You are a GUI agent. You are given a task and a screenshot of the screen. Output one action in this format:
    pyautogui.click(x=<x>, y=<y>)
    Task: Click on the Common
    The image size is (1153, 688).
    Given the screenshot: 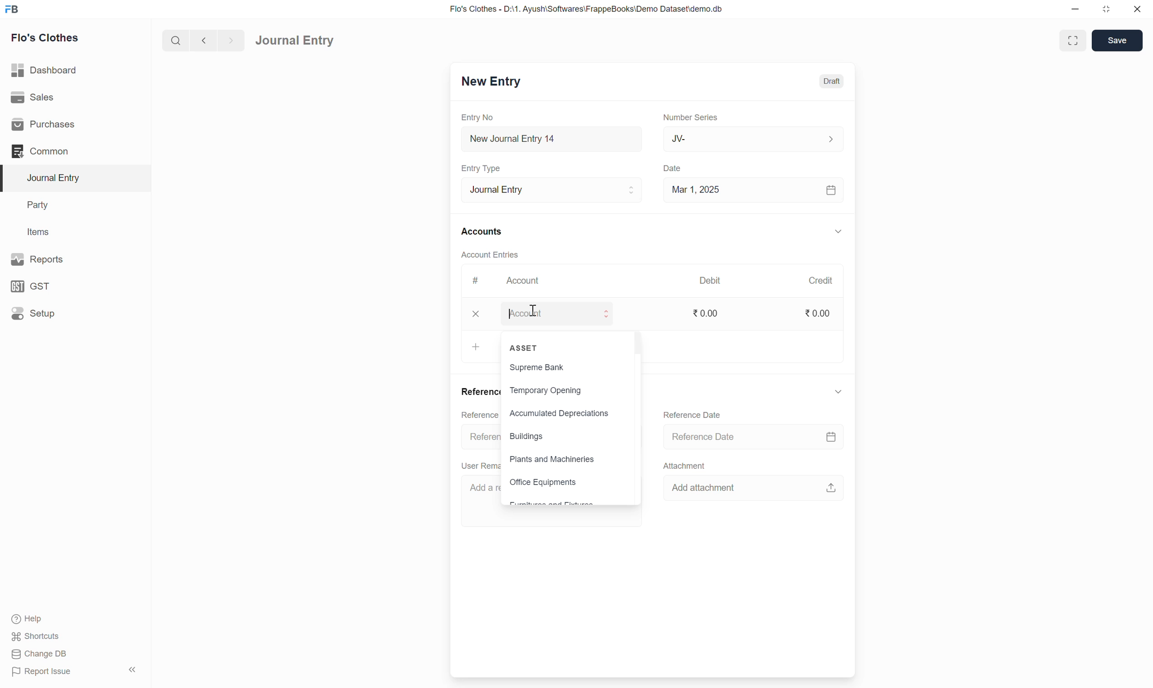 What is the action you would take?
    pyautogui.click(x=41, y=151)
    